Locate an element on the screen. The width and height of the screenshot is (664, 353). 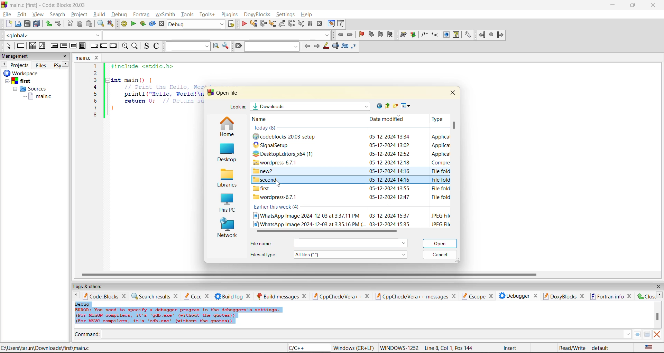
close is located at coordinates (455, 296).